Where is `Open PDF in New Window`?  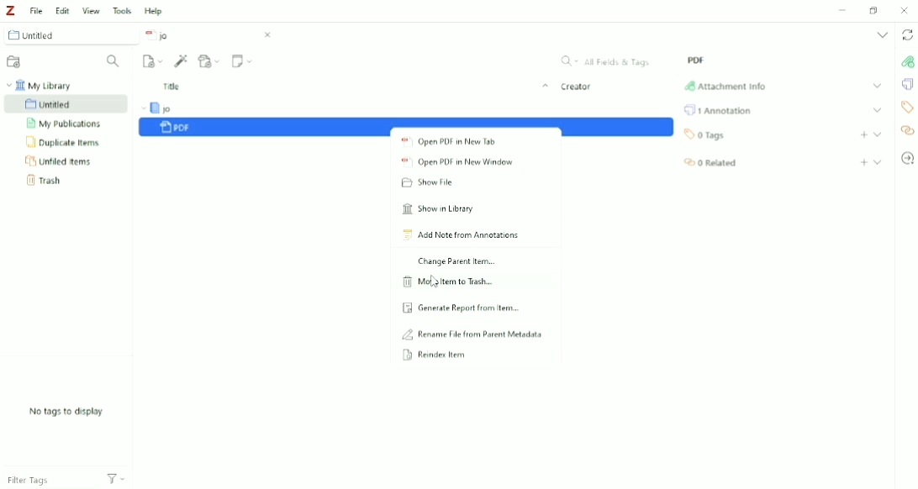 Open PDF in New Window is located at coordinates (459, 163).